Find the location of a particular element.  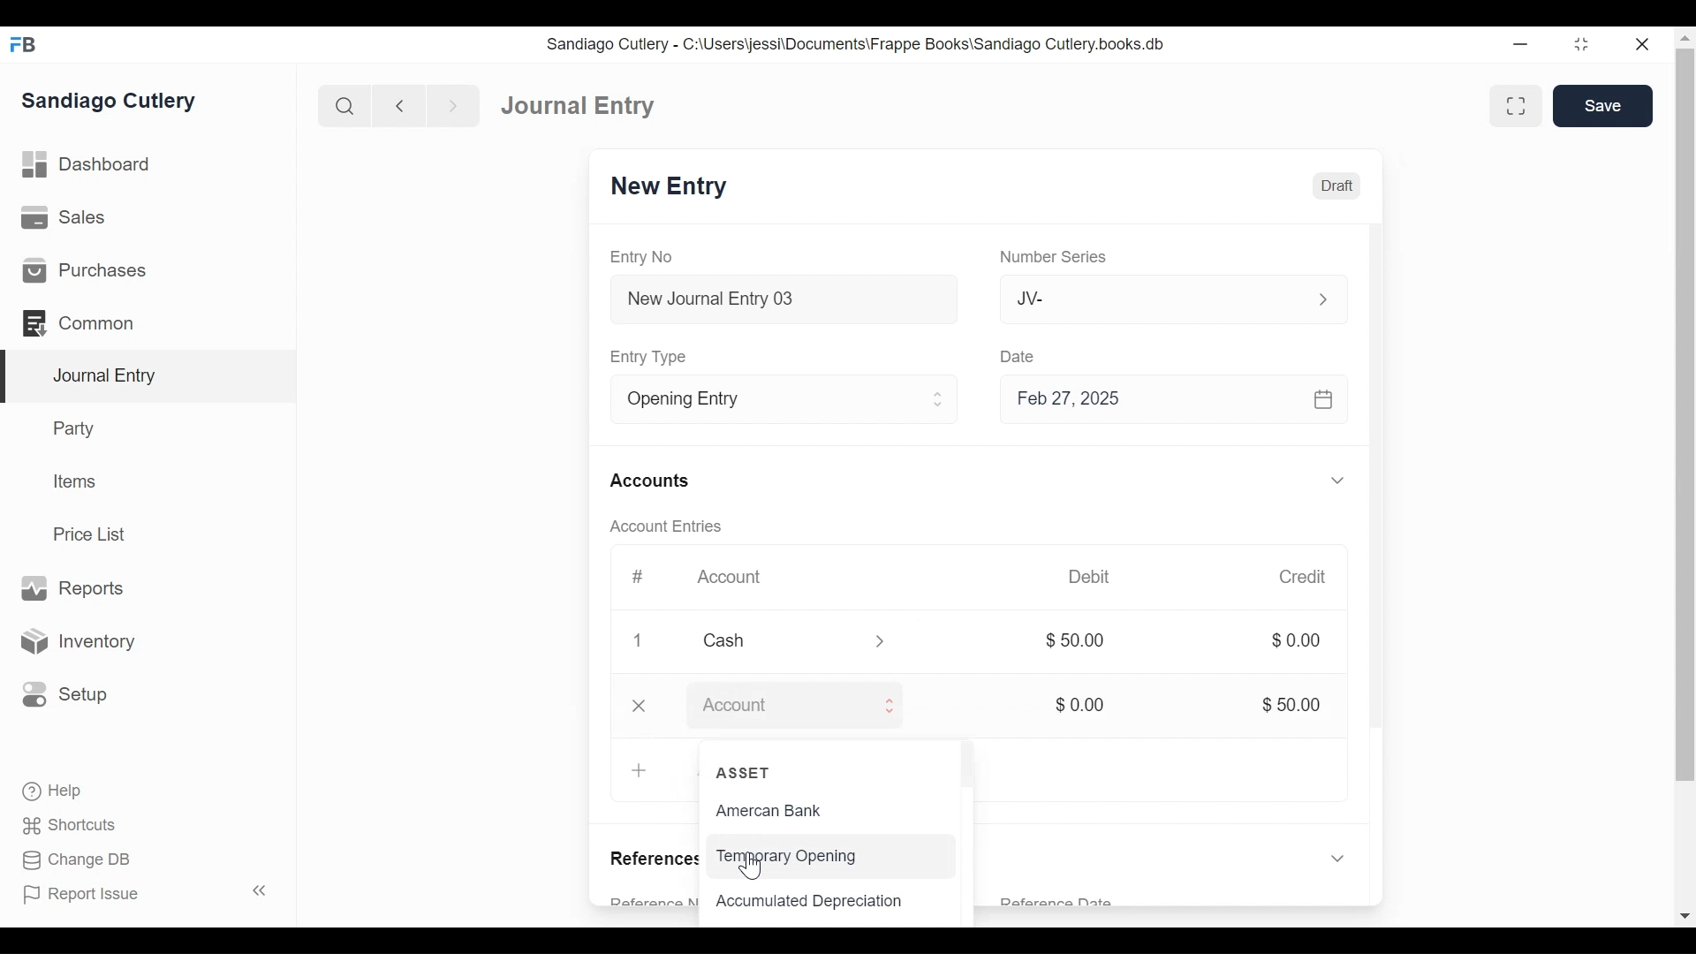

Navigate forward is located at coordinates (452, 106).